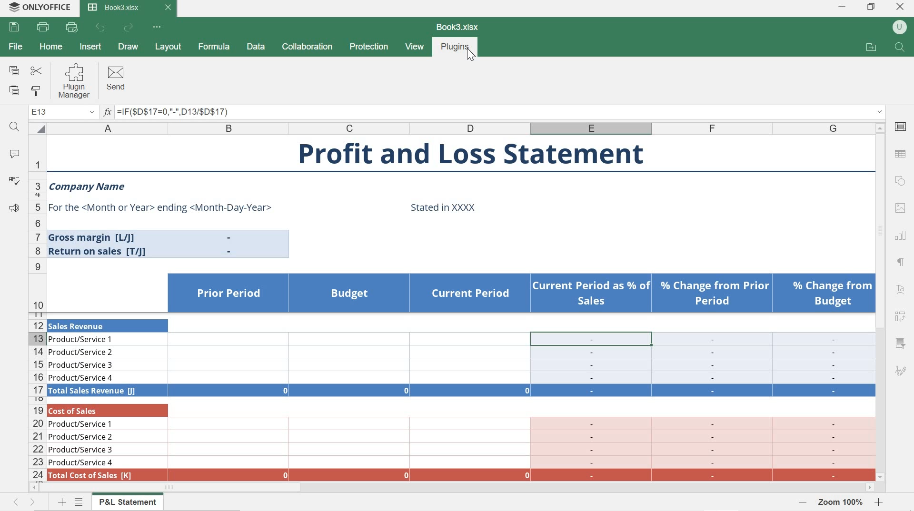 This screenshot has width=914, height=511. Describe the element at coordinates (872, 47) in the screenshot. I see `open file location` at that location.